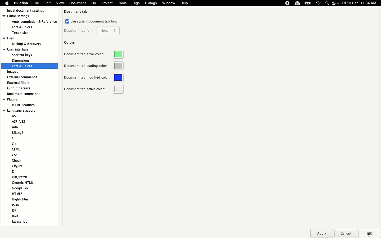  I want to click on dimension, so click(21, 60).